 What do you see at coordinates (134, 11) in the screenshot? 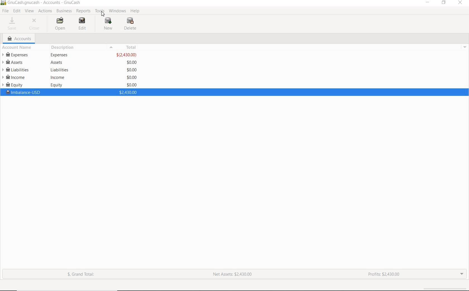
I see `HELP` at bounding box center [134, 11].